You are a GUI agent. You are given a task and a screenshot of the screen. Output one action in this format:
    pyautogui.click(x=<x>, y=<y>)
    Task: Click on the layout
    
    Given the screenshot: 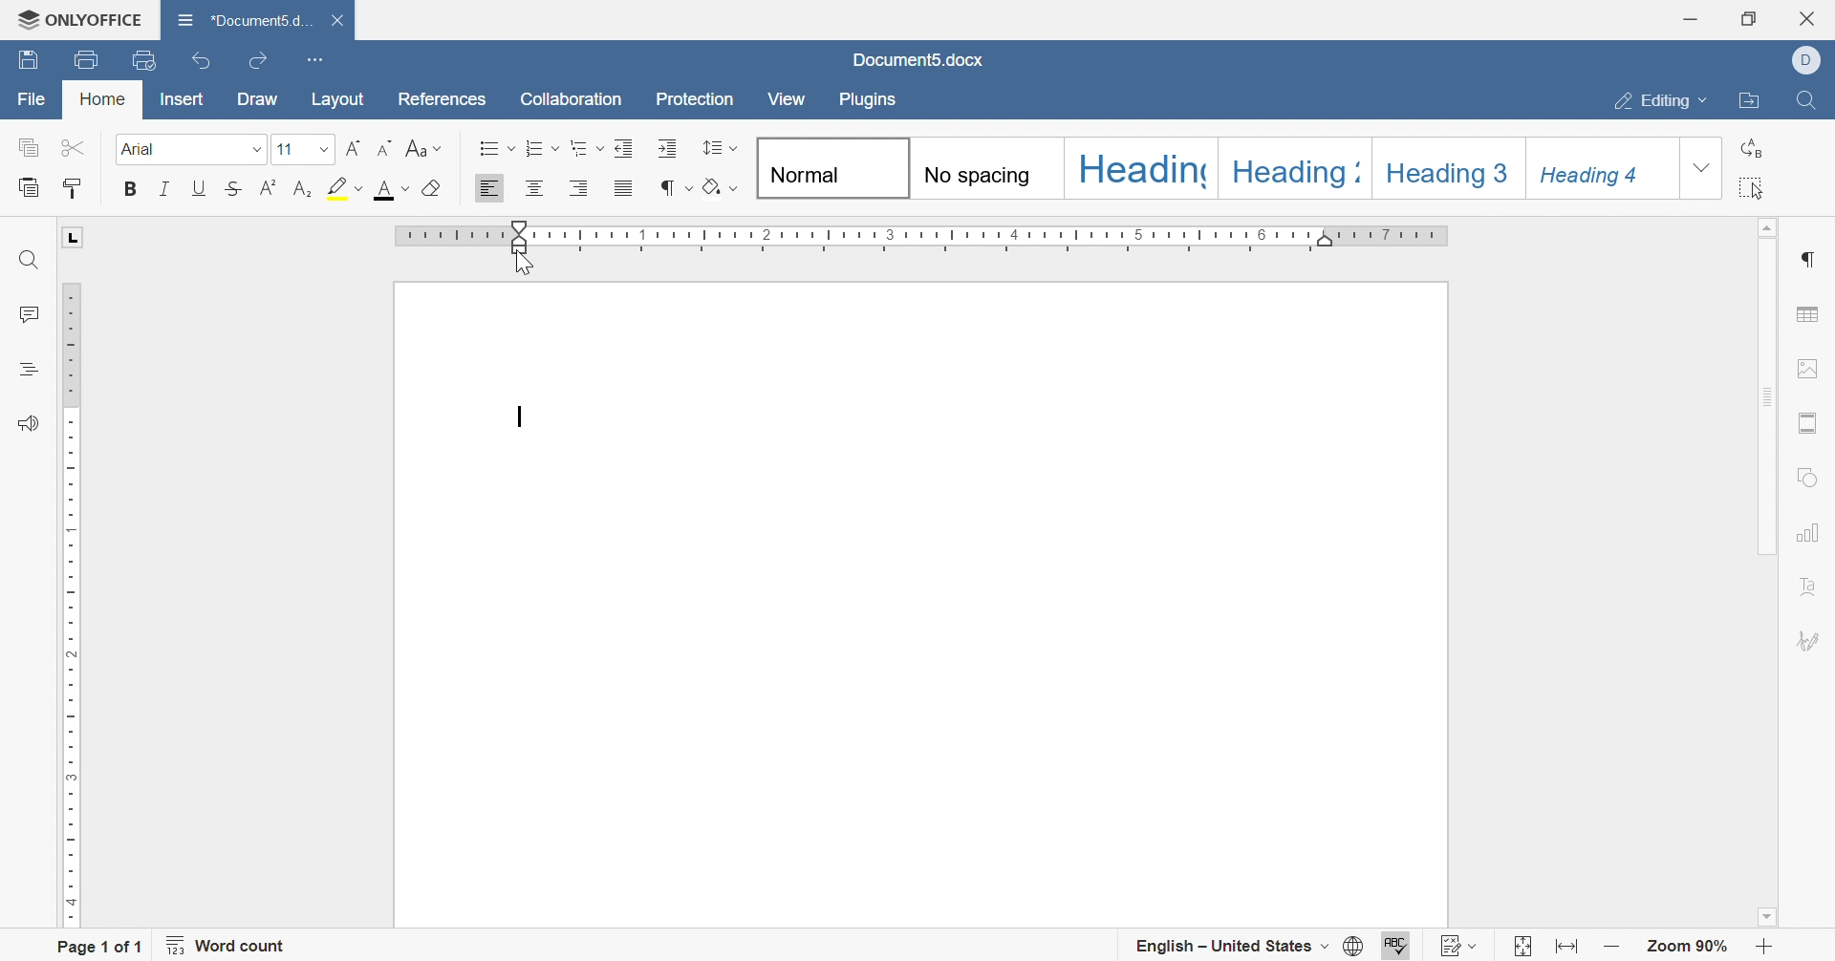 What is the action you would take?
    pyautogui.click(x=341, y=98)
    